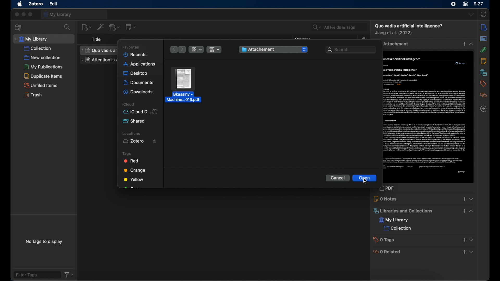 The image size is (500, 281). What do you see at coordinates (484, 27) in the screenshot?
I see `info` at bounding box center [484, 27].